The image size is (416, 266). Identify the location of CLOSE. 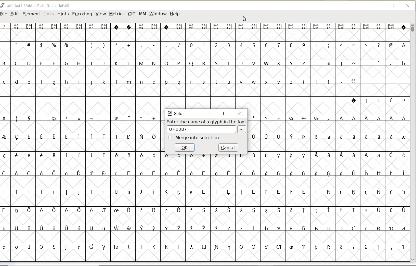
(408, 6).